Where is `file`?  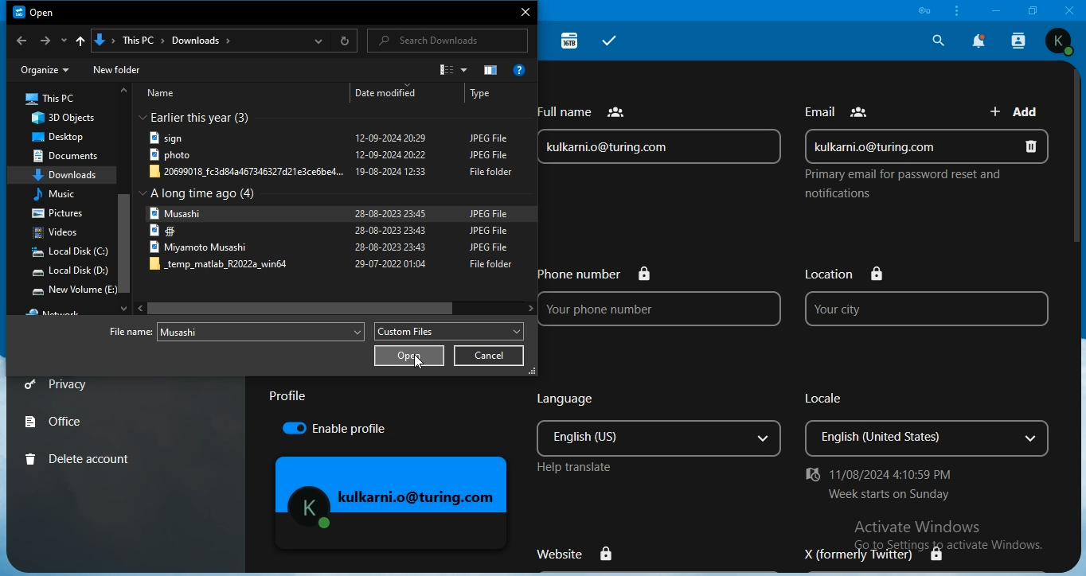
file is located at coordinates (329, 139).